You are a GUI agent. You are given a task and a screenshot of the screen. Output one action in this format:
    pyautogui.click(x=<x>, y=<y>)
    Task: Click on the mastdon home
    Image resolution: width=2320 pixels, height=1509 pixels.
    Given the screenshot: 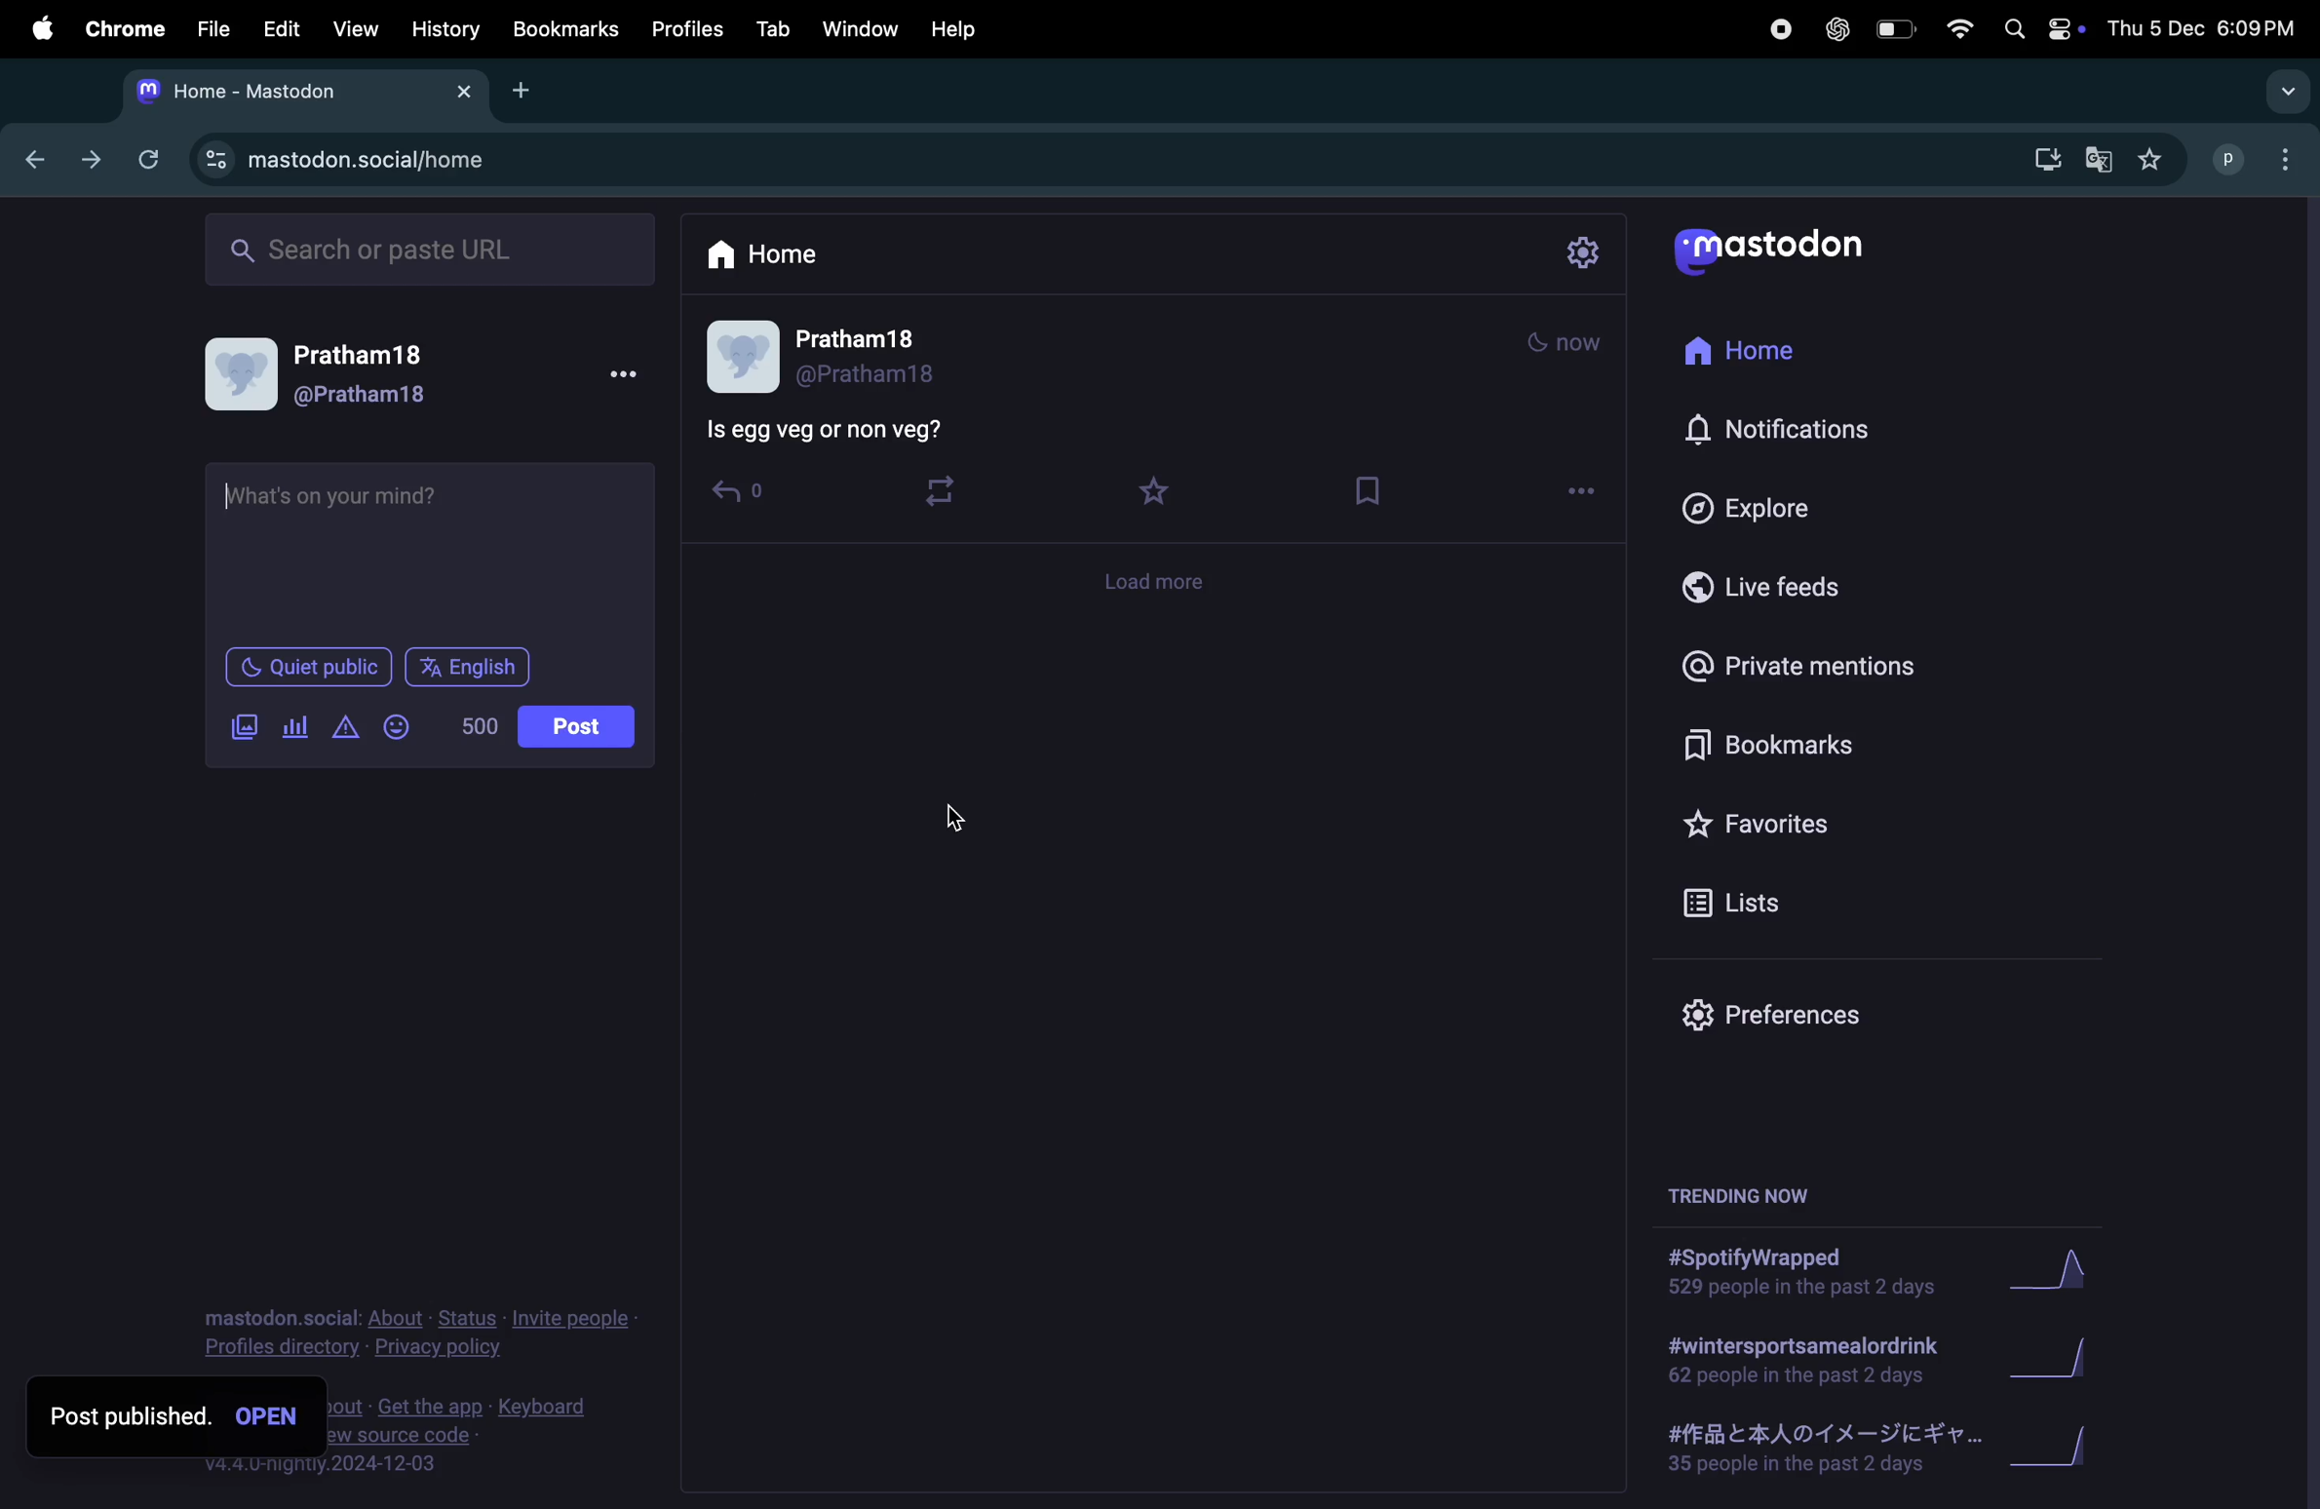 What is the action you would take?
    pyautogui.click(x=299, y=92)
    